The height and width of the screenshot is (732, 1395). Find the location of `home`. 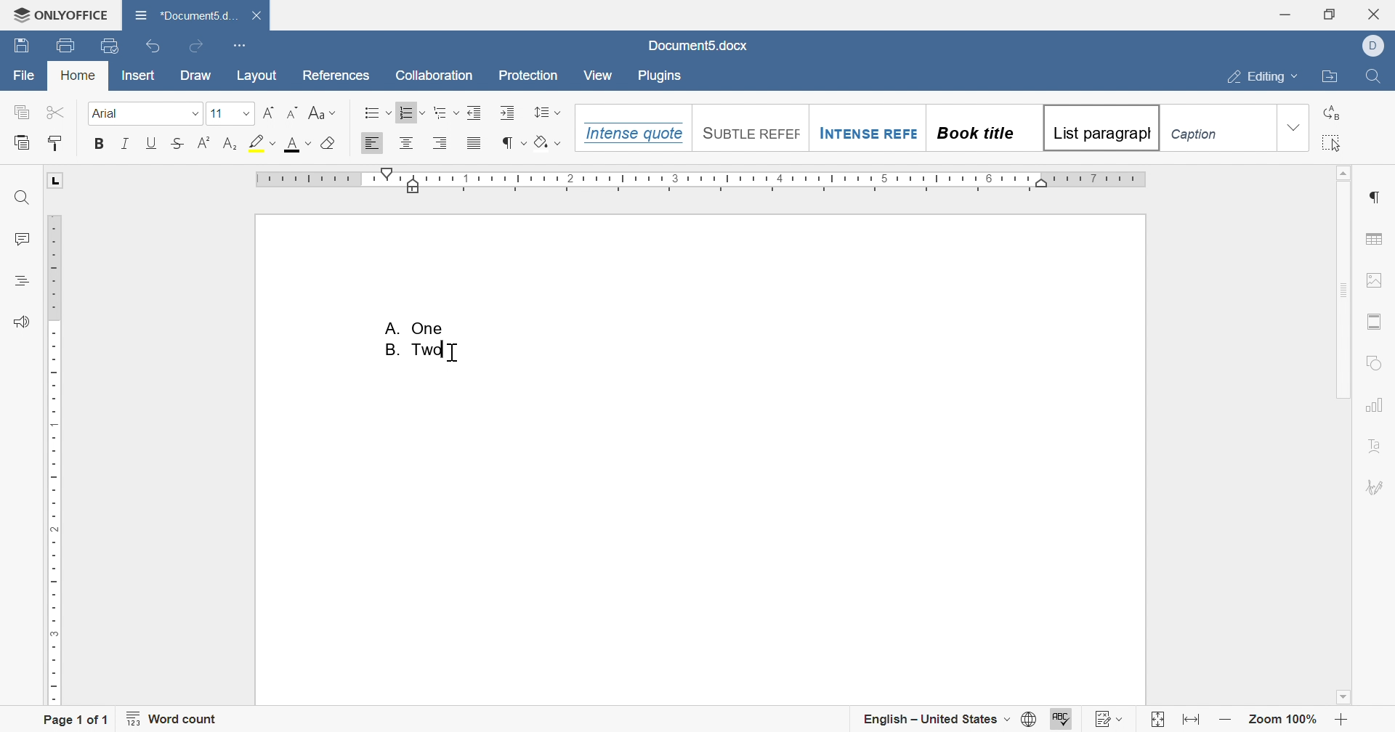

home is located at coordinates (76, 76).